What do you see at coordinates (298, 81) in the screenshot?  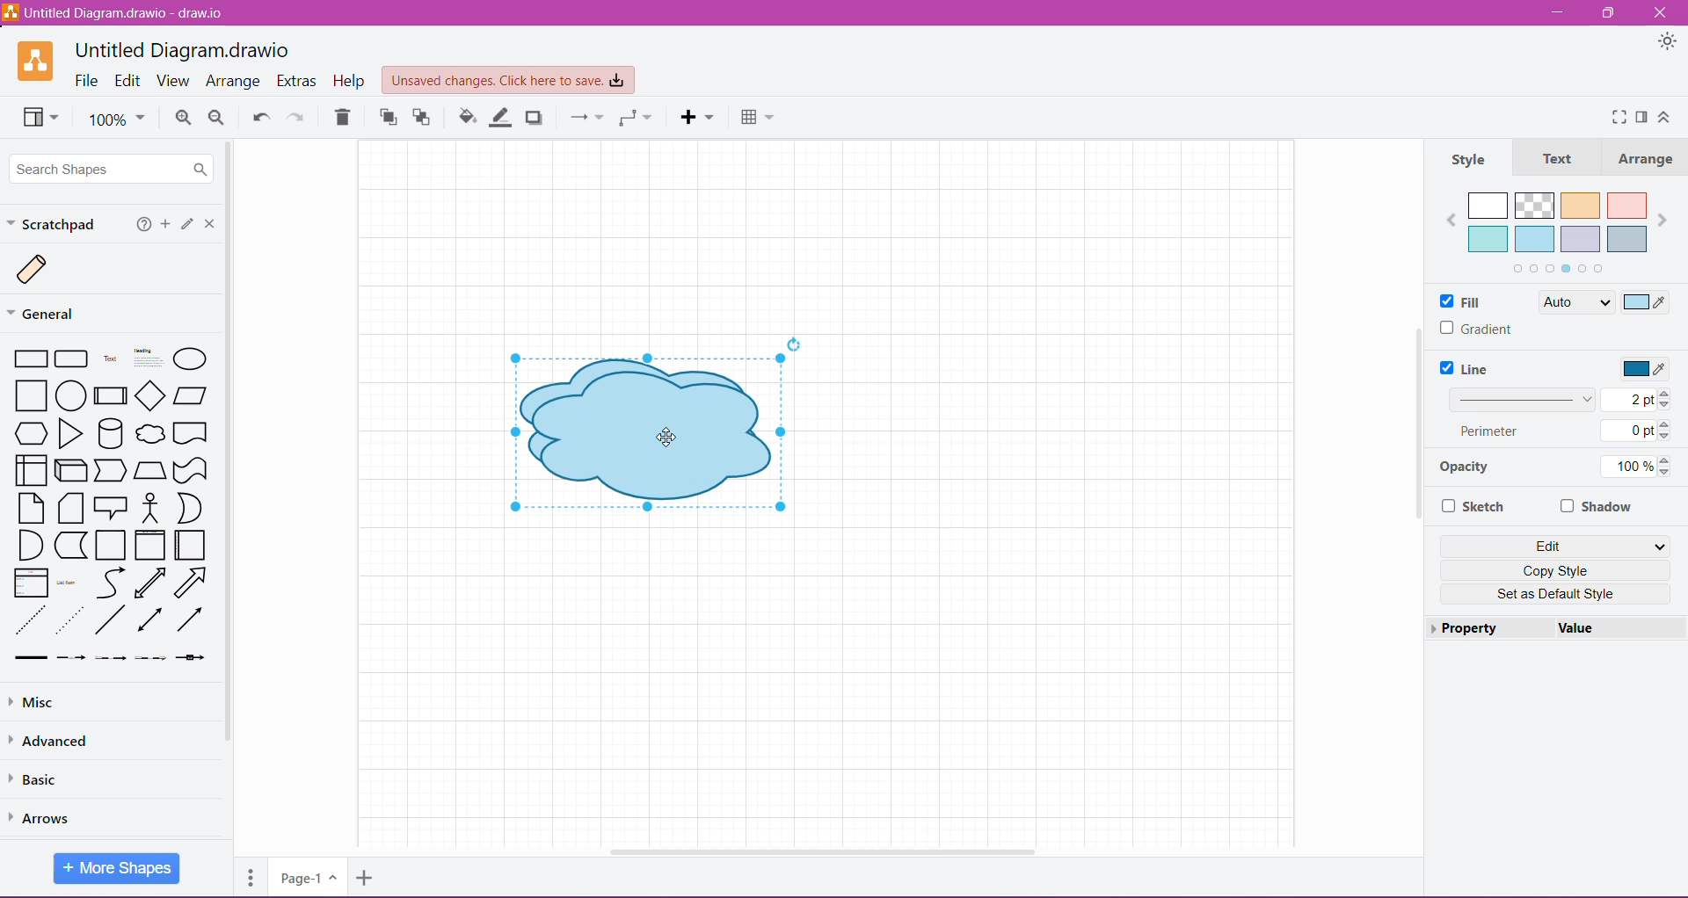 I see `Extras` at bounding box center [298, 81].